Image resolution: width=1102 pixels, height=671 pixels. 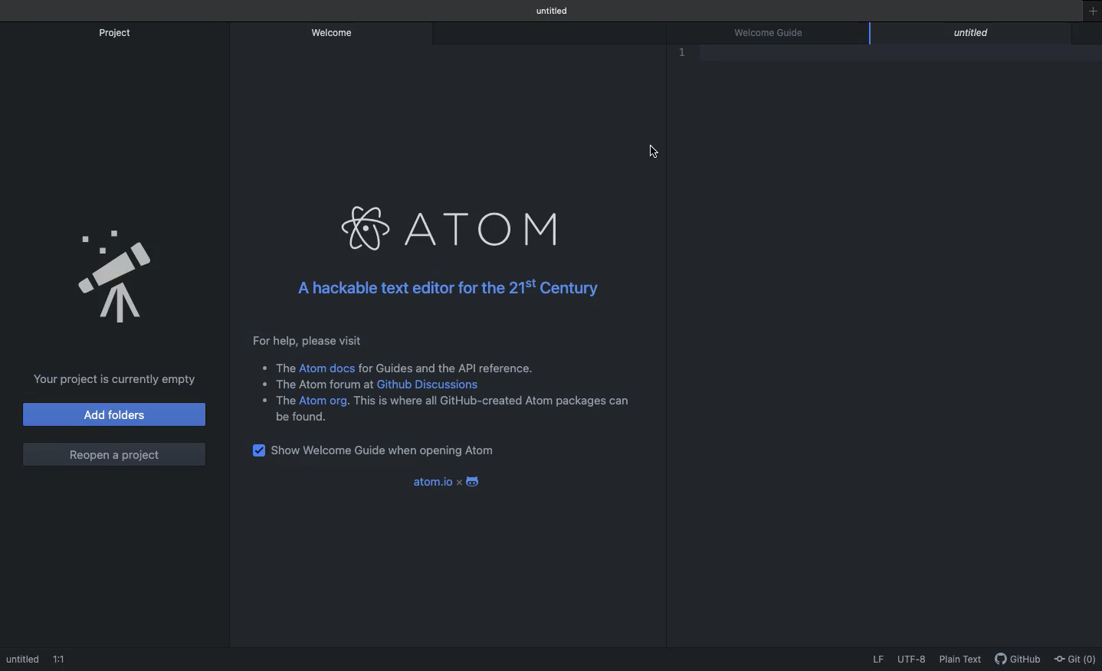 I want to click on Git, so click(x=1074, y=656).